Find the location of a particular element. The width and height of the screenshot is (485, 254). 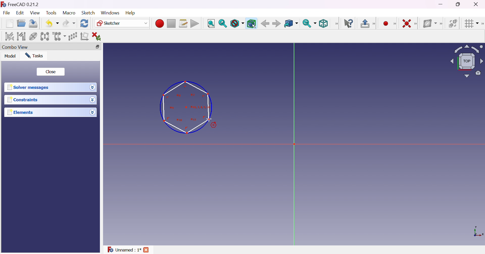

Select associated geometry is located at coordinates (21, 36).